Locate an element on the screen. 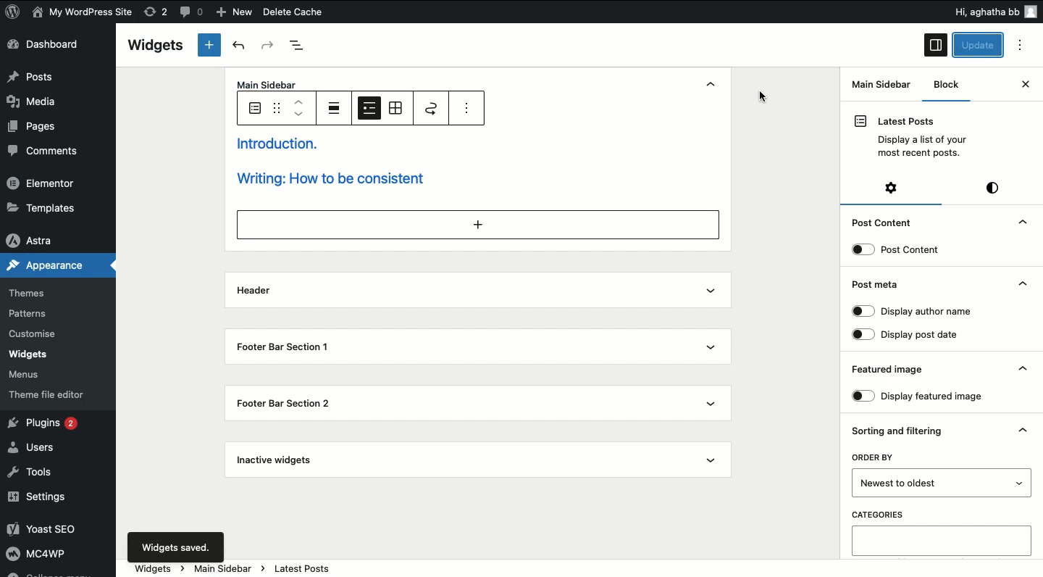 The height and width of the screenshot is (577, 1043). Dashboard is located at coordinates (50, 44).